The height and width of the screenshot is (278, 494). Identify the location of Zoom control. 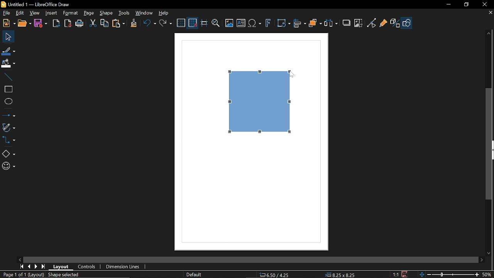
(448, 275).